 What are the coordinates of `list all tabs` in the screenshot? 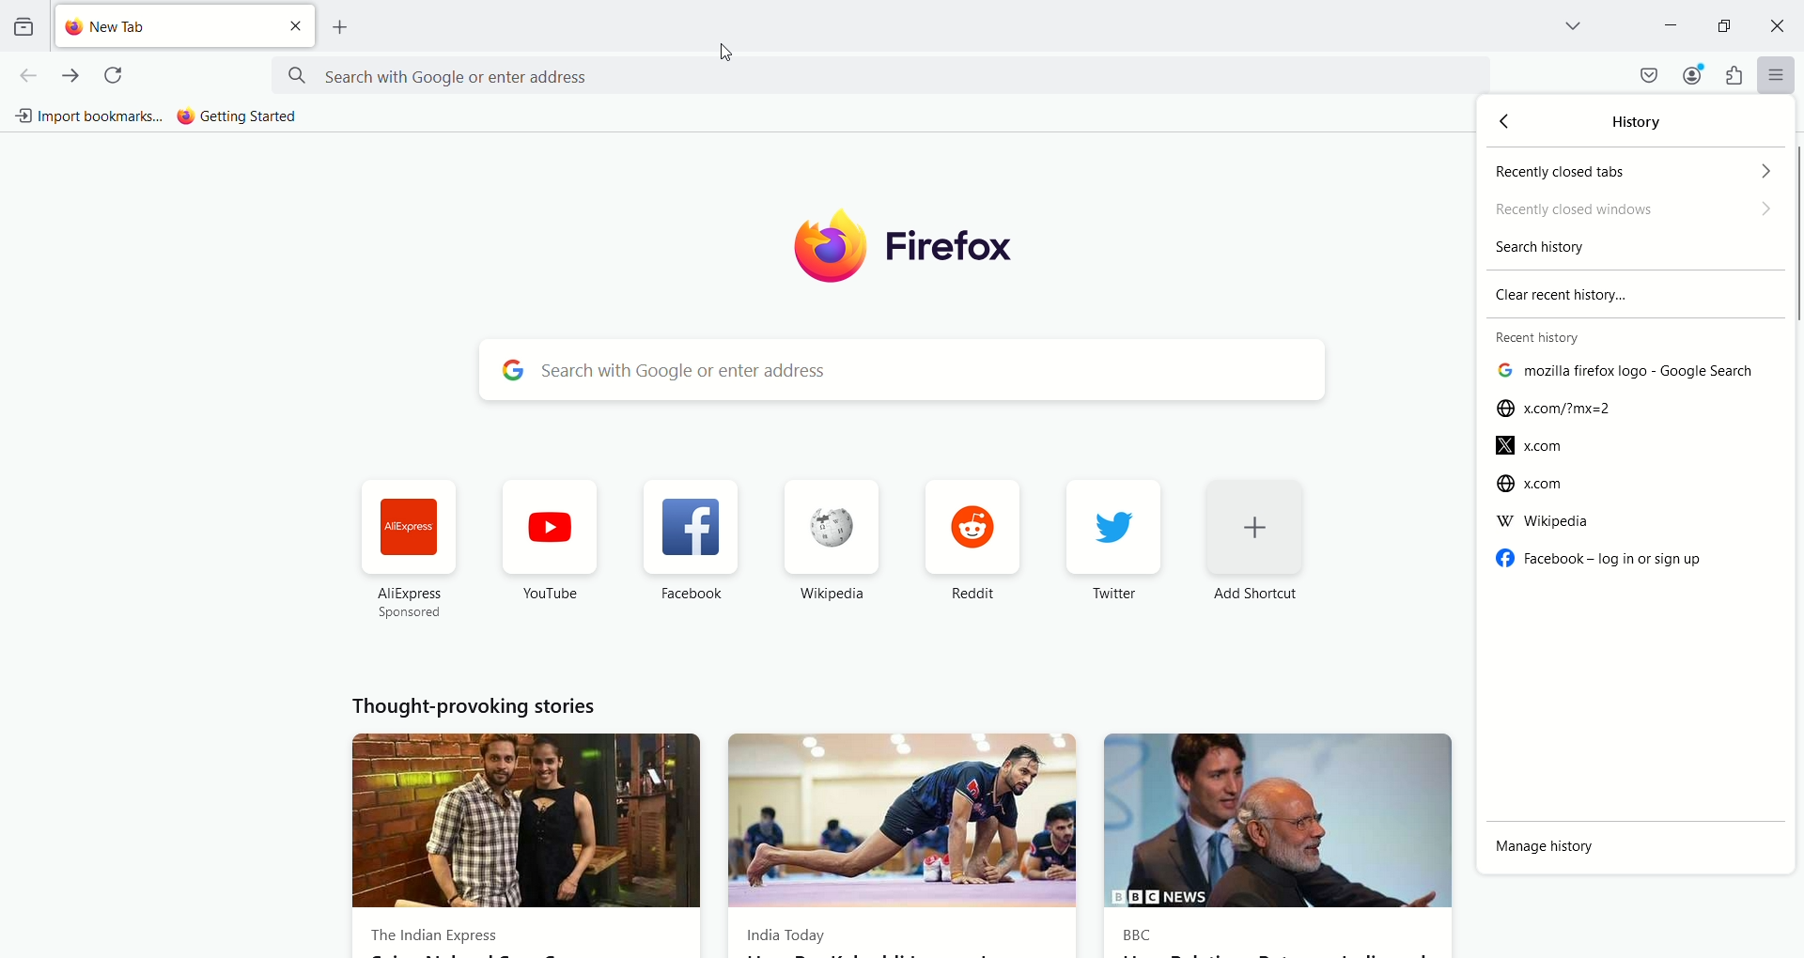 It's located at (1576, 27).